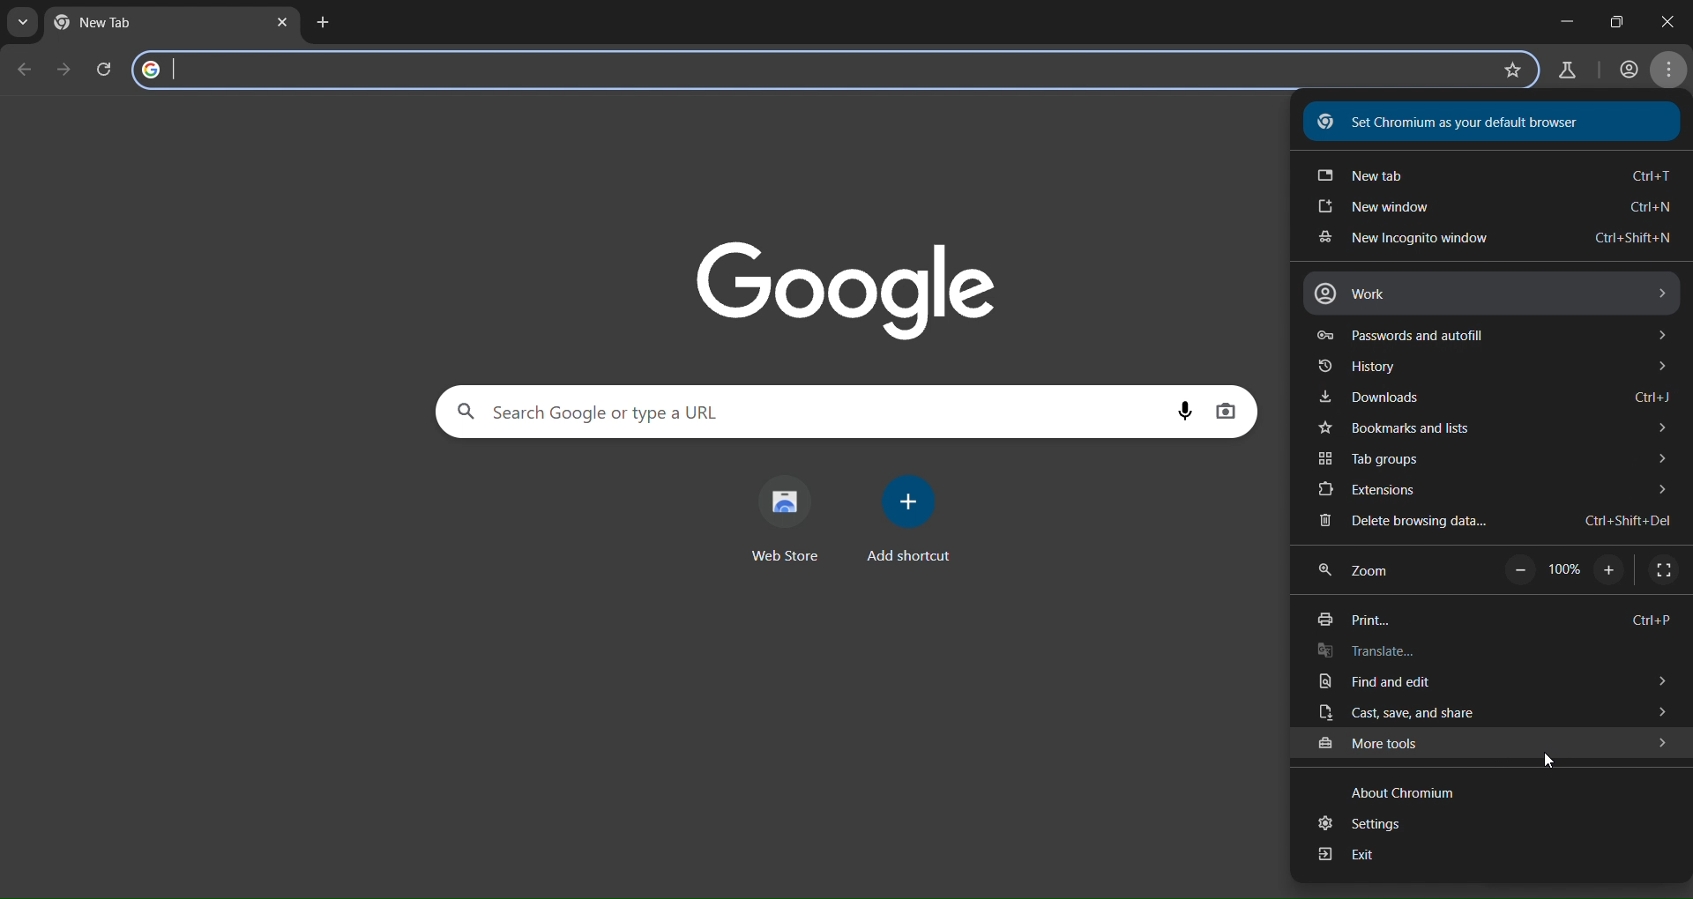 The width and height of the screenshot is (1693, 899). I want to click on current tab, so click(102, 23).